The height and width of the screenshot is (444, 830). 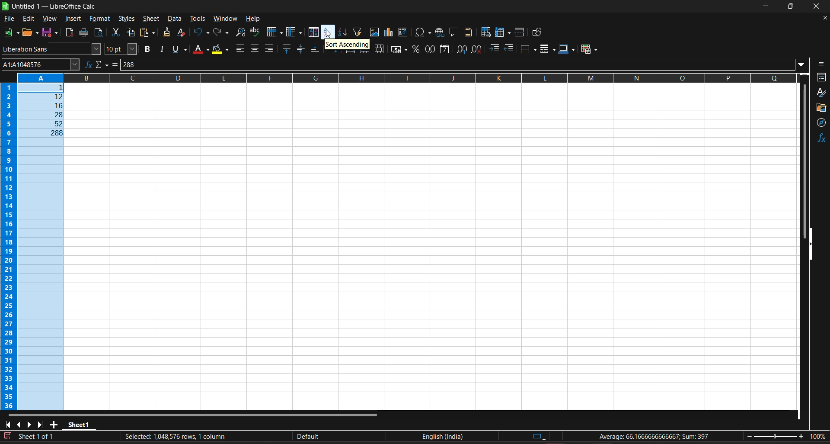 I want to click on gallery, so click(x=820, y=107).